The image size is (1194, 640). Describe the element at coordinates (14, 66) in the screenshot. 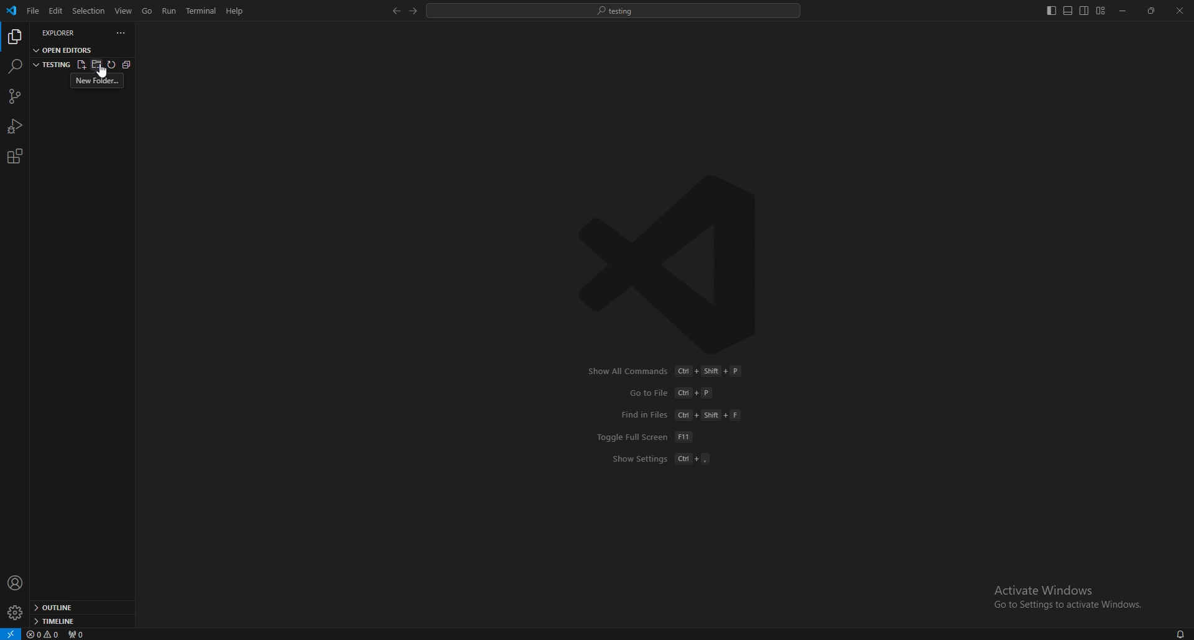

I see `search` at that location.